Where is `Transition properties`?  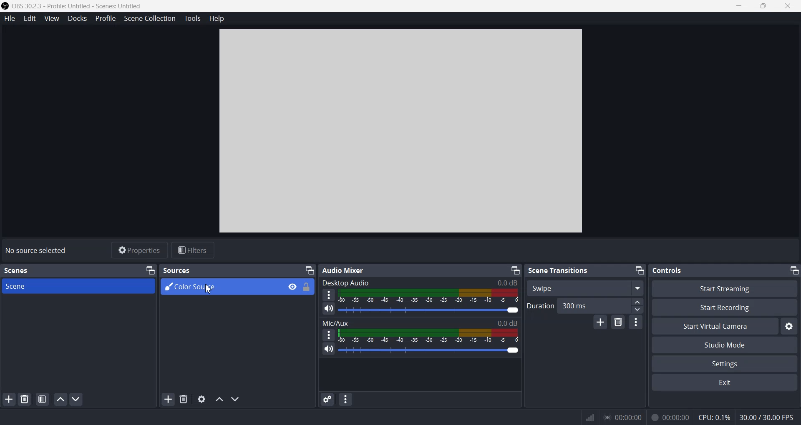
Transition properties is located at coordinates (636, 322).